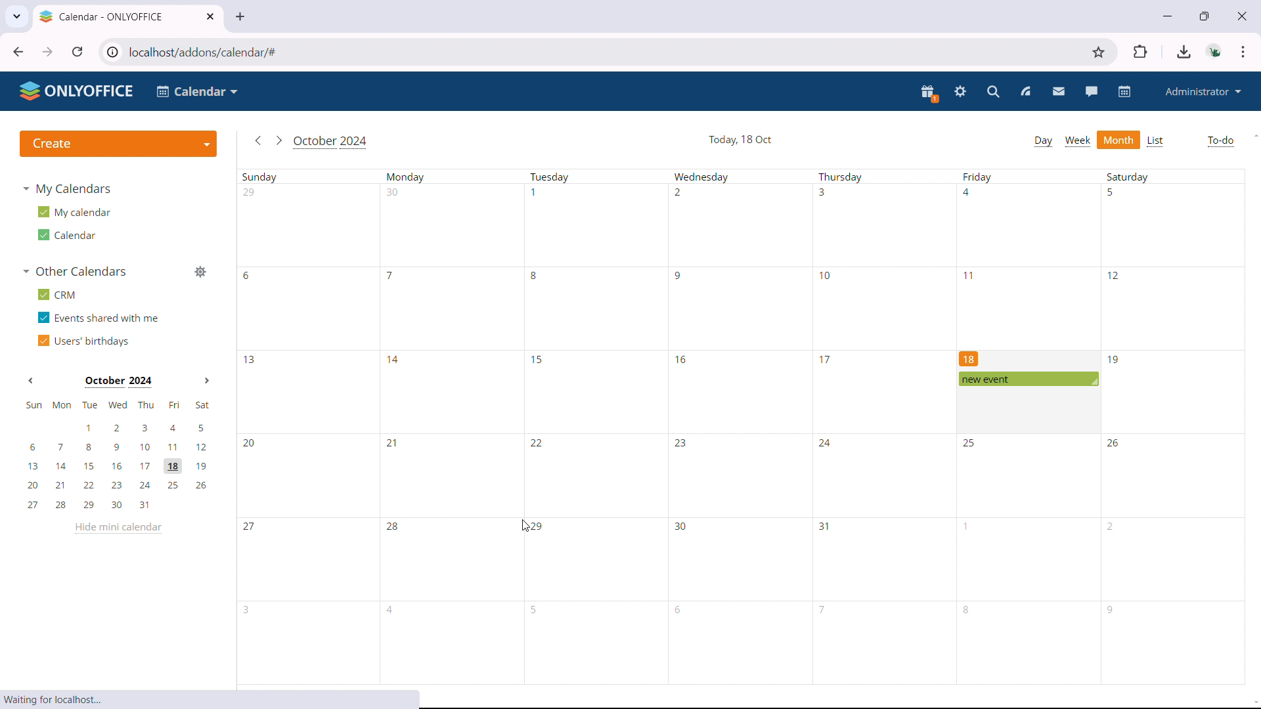 The image size is (1261, 709). What do you see at coordinates (117, 528) in the screenshot?
I see `hide mini calendar` at bounding box center [117, 528].